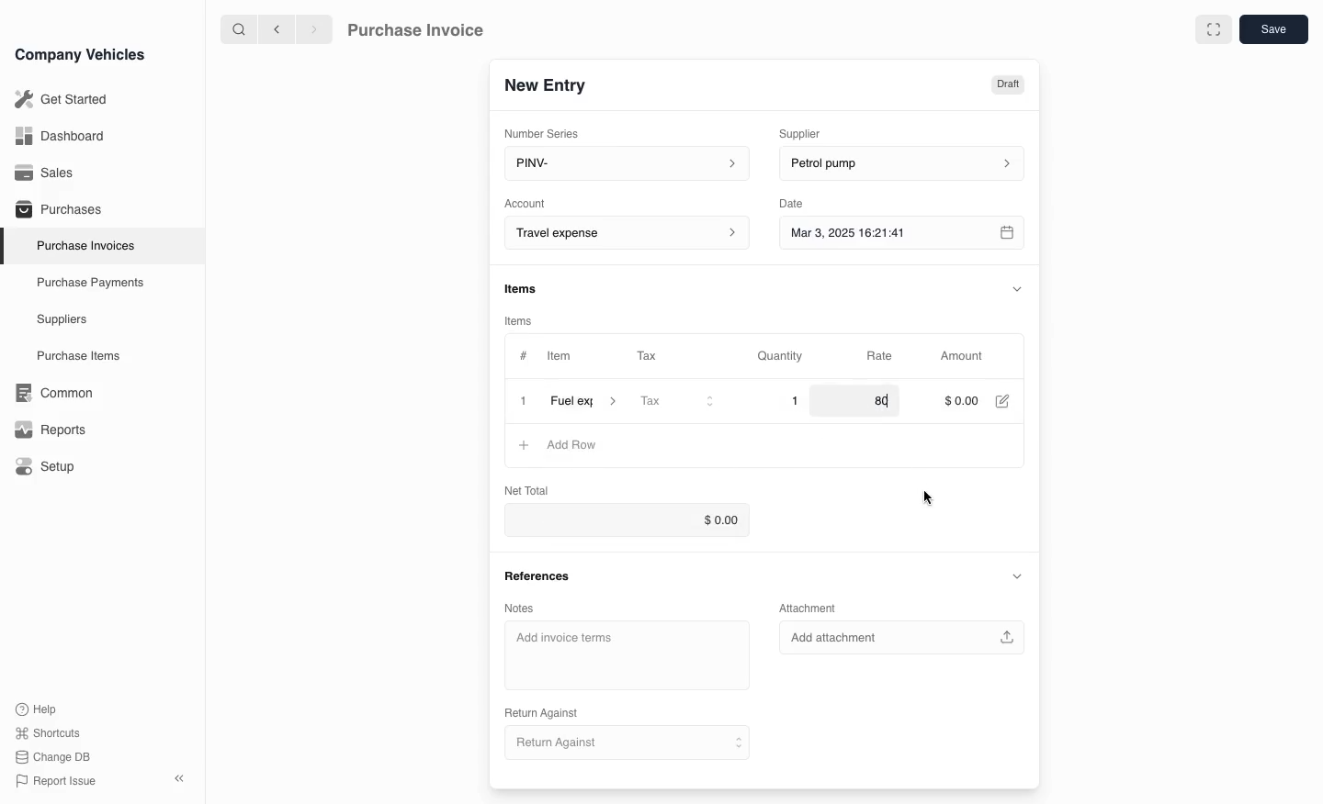  I want to click on References, so click(539, 575).